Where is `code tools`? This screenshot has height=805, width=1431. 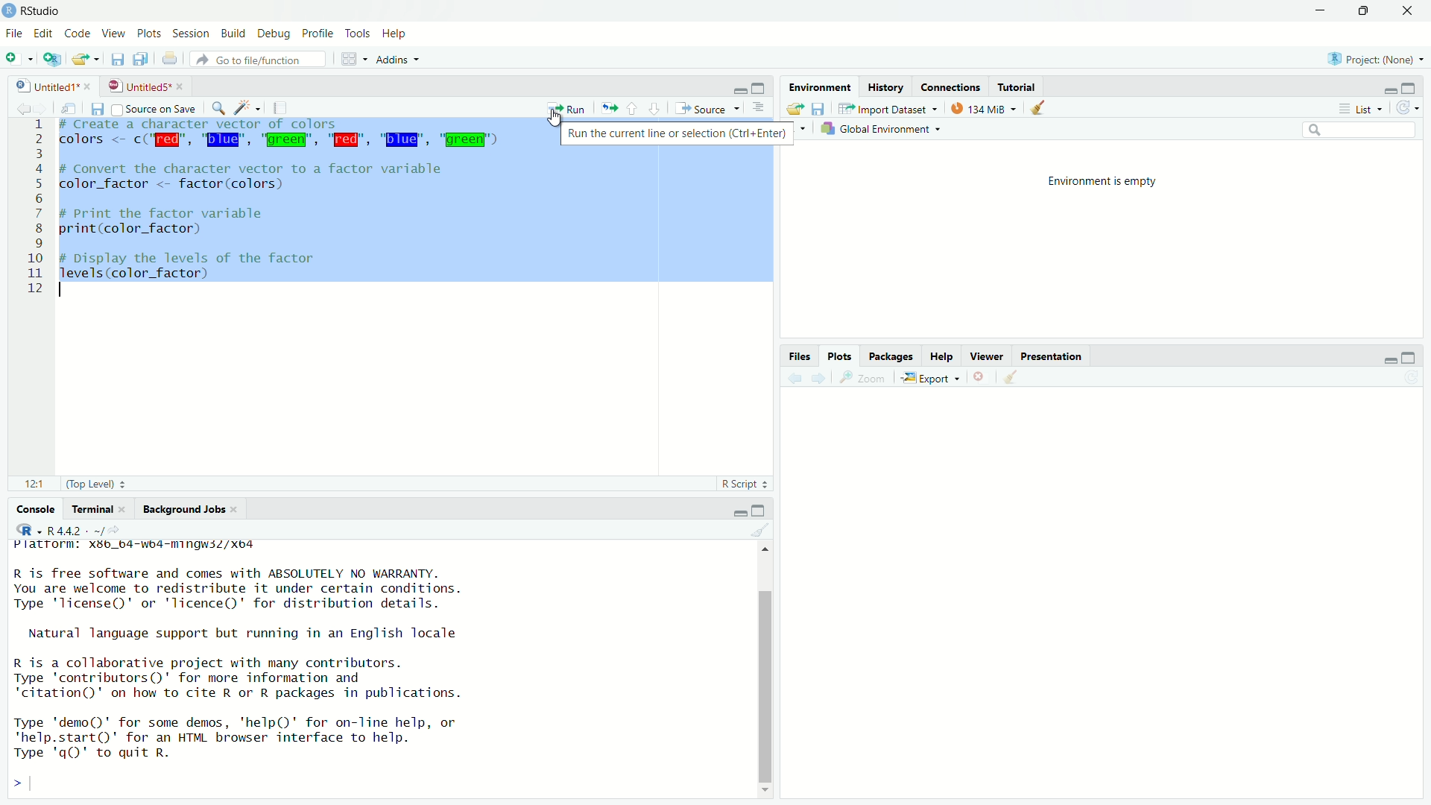
code tools is located at coordinates (248, 108).